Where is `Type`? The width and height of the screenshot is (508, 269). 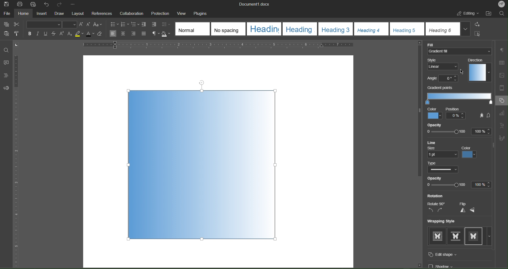 Type is located at coordinates (437, 163).